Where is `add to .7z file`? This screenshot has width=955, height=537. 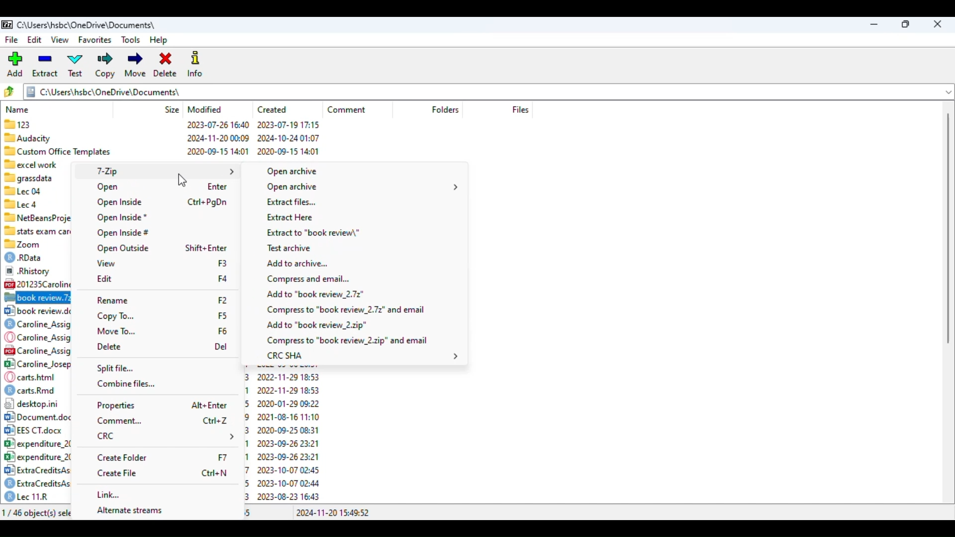
add to .7z file is located at coordinates (316, 294).